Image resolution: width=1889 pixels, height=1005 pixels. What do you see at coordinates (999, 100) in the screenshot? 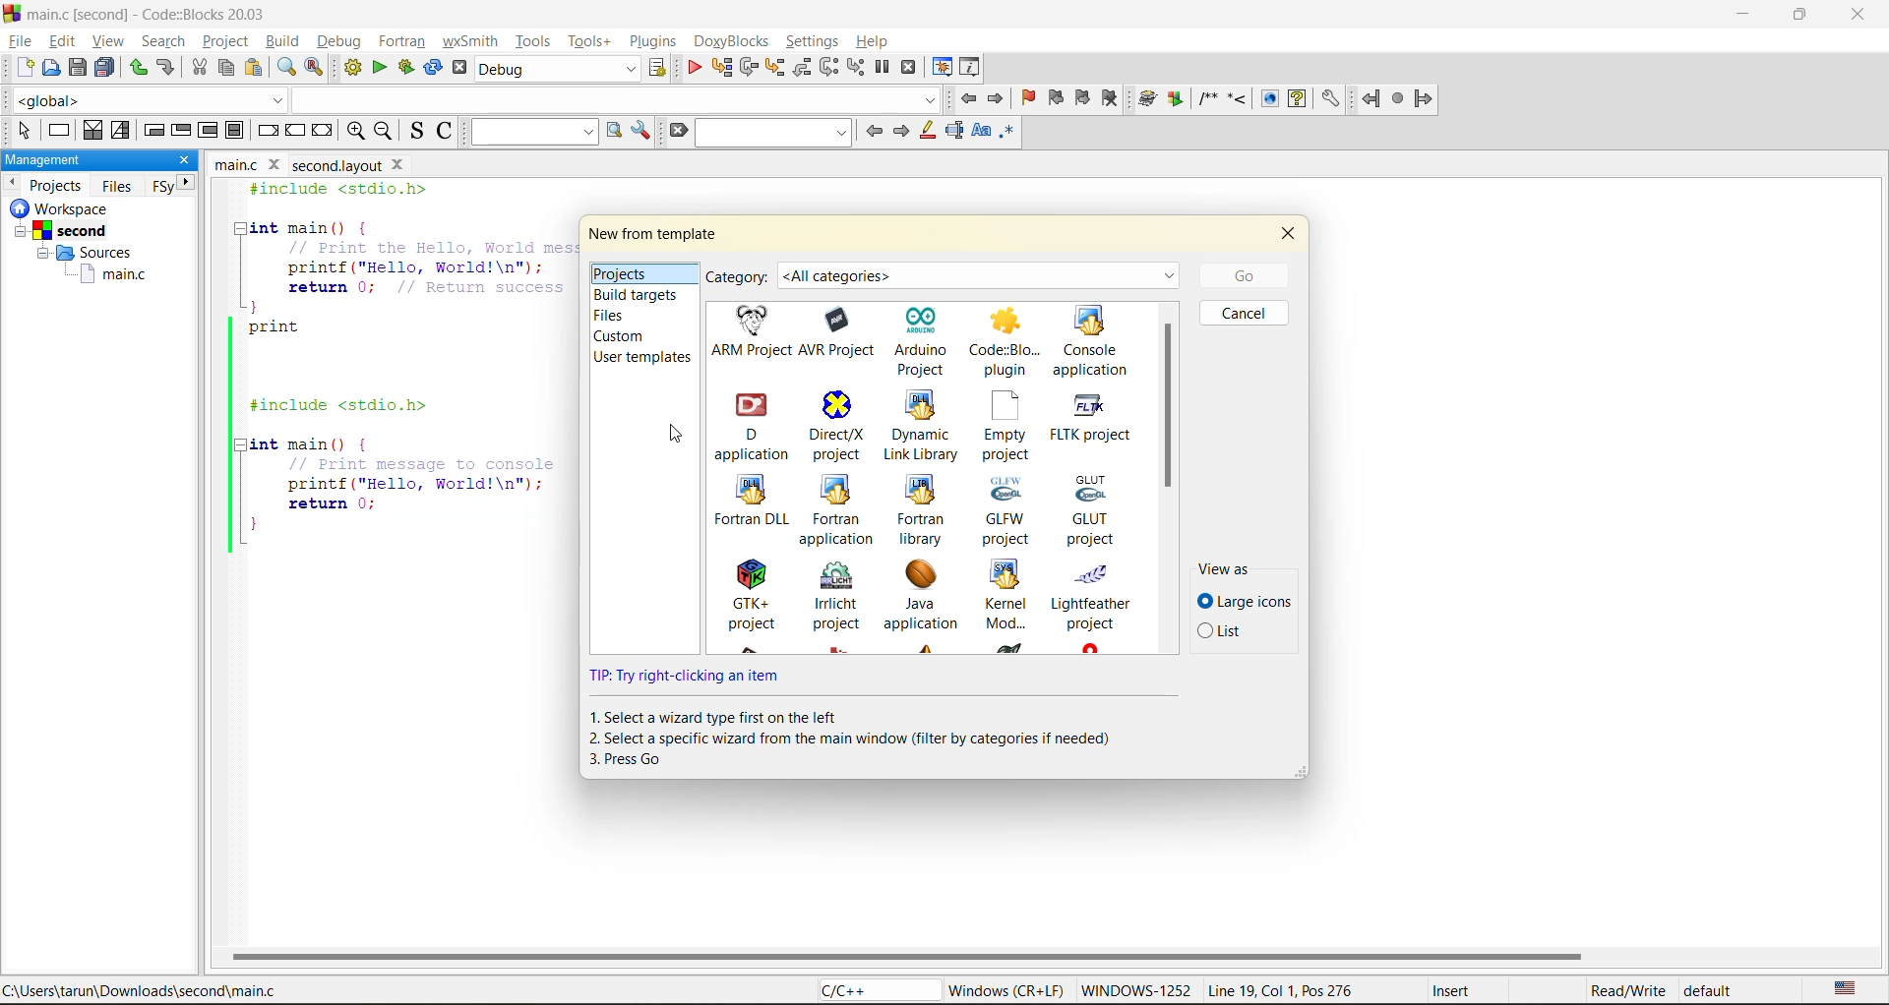
I see `jump forward` at bounding box center [999, 100].